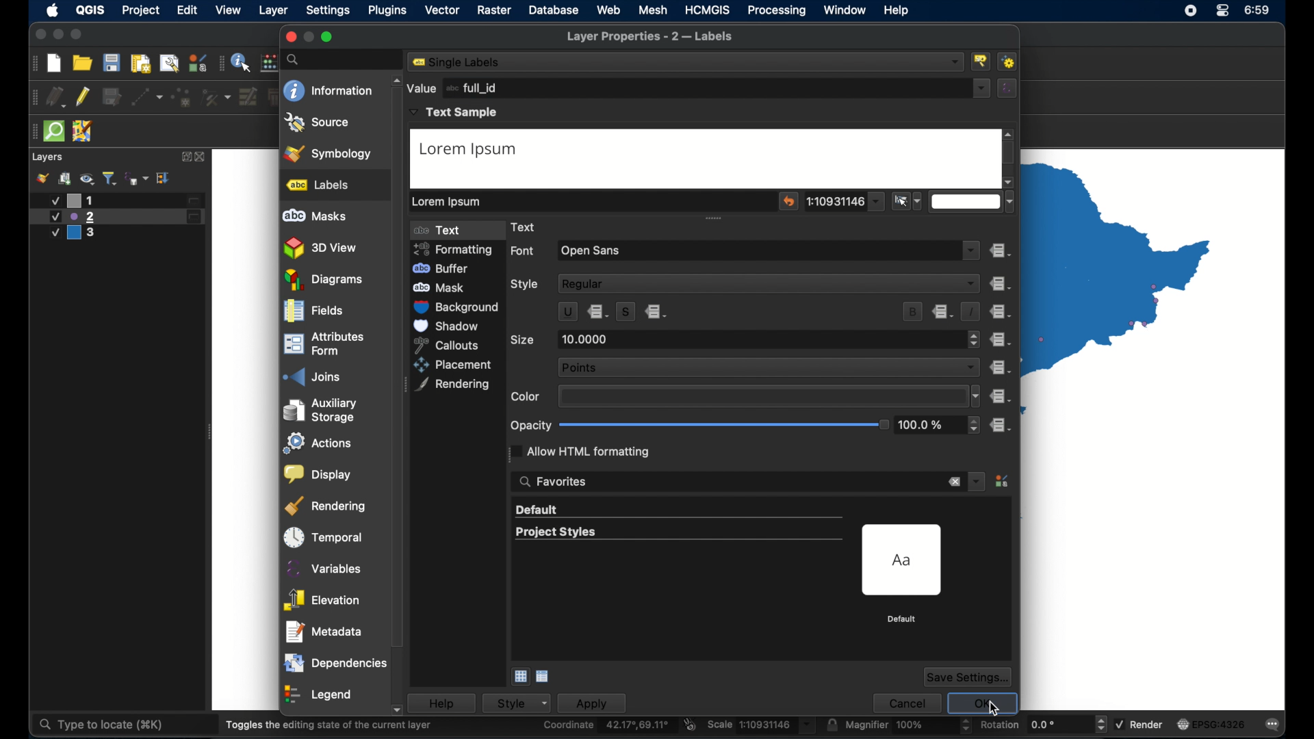  Describe the element at coordinates (599, 311) in the screenshot. I see `data define d override` at that location.